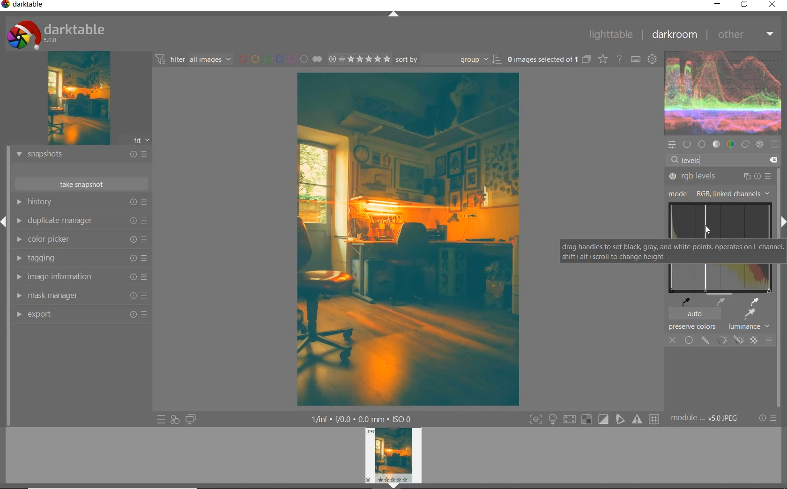 The height and width of the screenshot is (489, 787). I want to click on blending options, so click(769, 340).